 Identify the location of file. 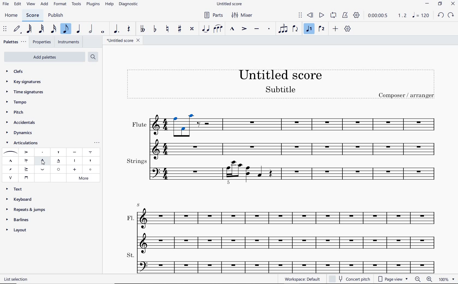
(5, 4).